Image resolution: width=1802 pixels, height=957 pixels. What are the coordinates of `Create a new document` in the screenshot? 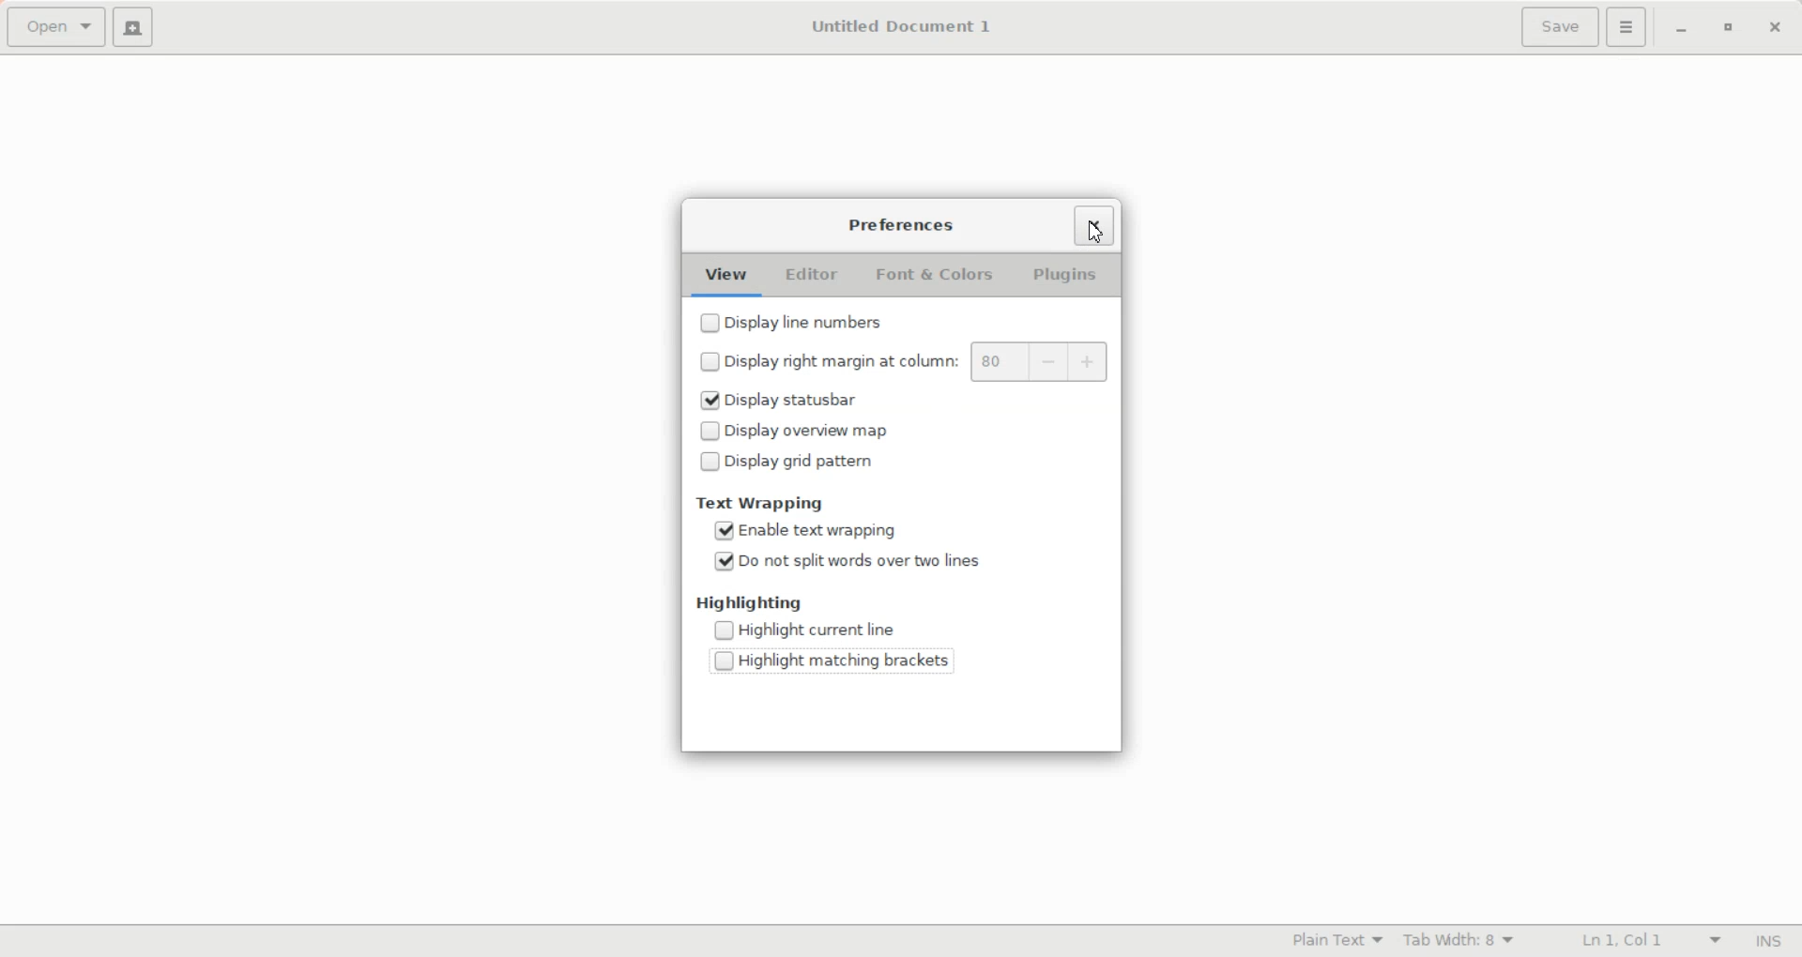 It's located at (132, 26).